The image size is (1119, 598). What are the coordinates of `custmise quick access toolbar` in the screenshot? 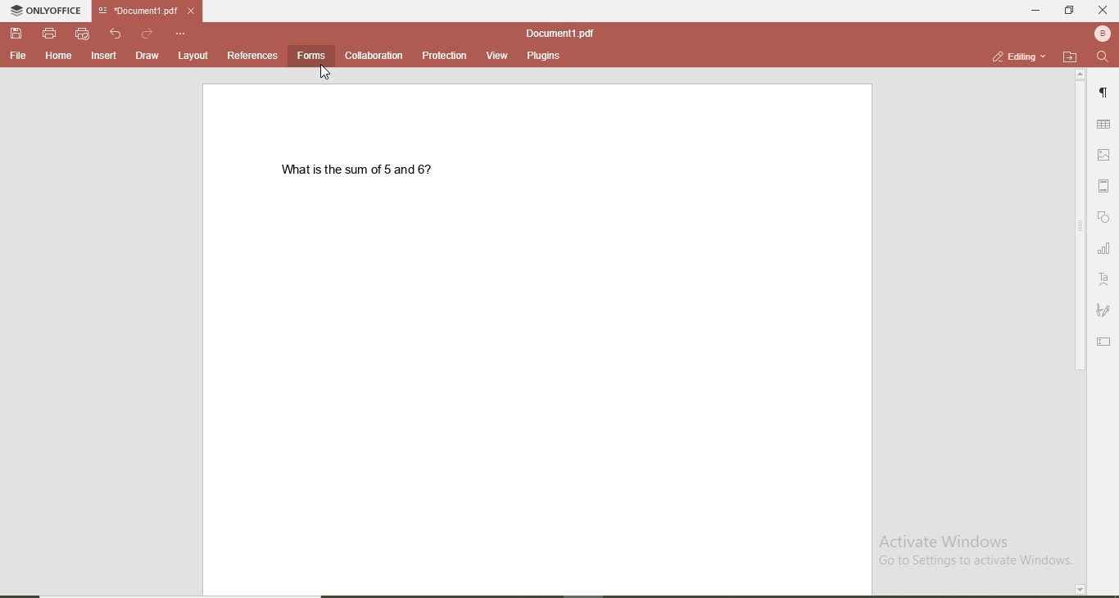 It's located at (180, 33).